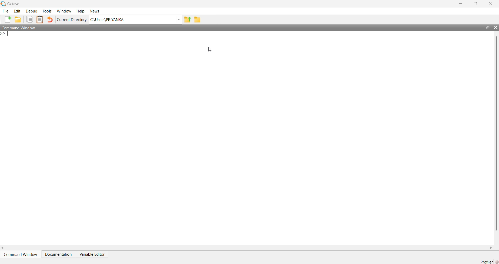 The image size is (499, 264). Describe the element at coordinates (20, 254) in the screenshot. I see `Command Window` at that location.